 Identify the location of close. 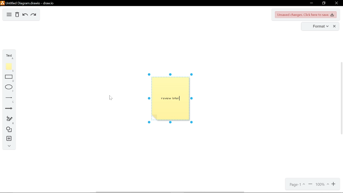
(335, 26).